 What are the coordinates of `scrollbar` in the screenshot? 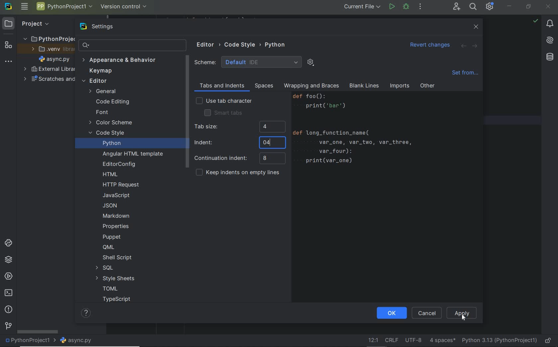 It's located at (38, 332).